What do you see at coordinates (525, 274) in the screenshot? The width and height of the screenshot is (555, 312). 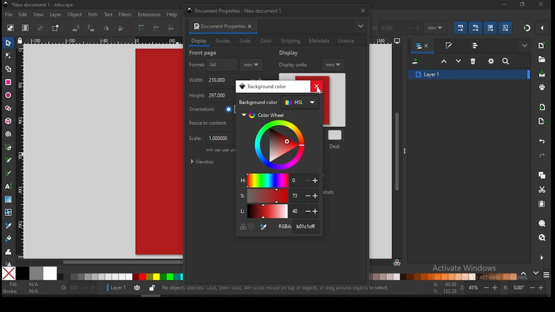 I see `previous` at bounding box center [525, 274].